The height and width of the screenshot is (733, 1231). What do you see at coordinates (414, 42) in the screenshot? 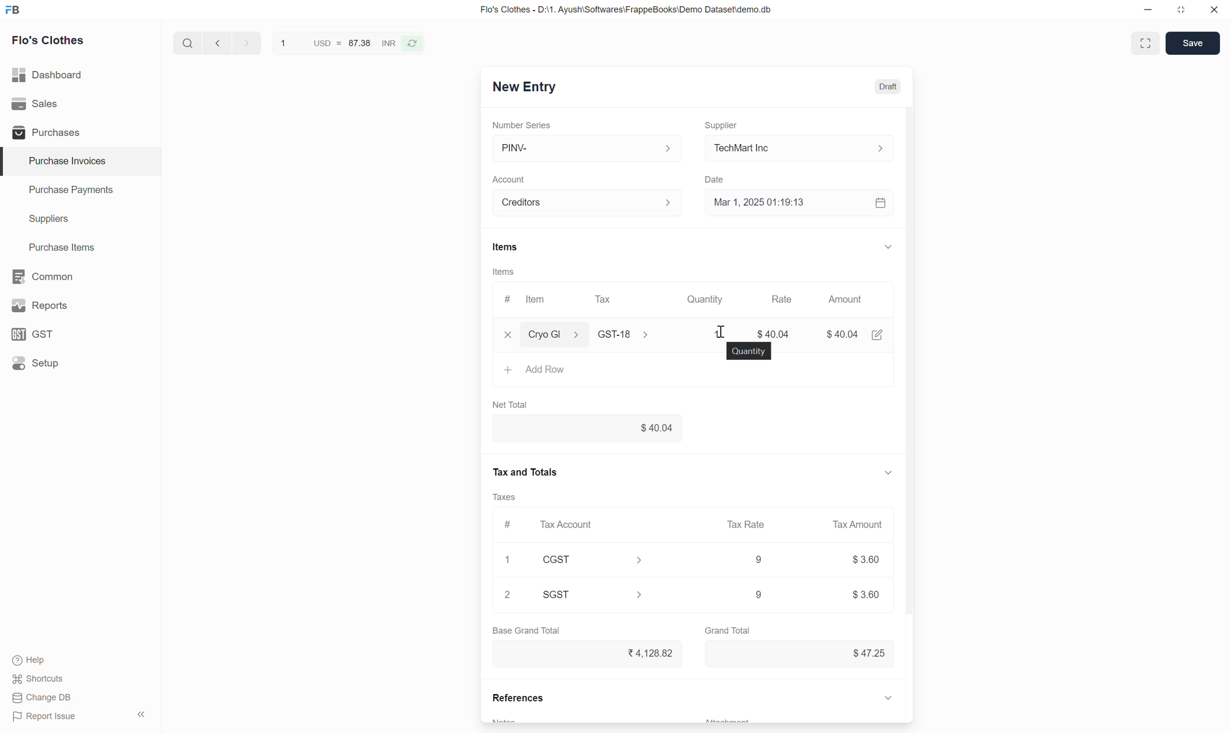
I see `refresh ` at bounding box center [414, 42].